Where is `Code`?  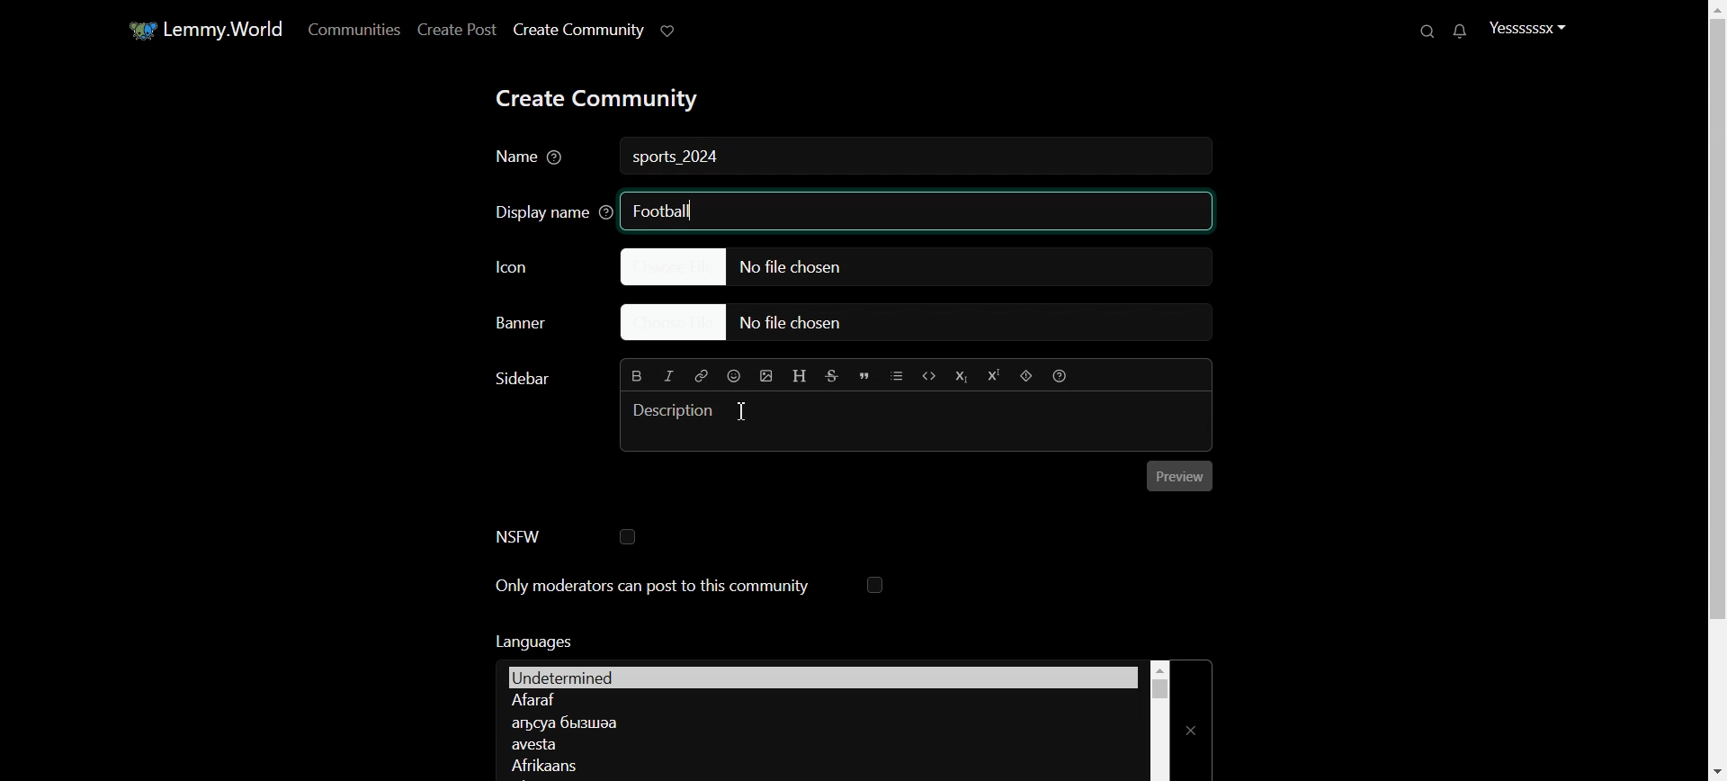 Code is located at coordinates (929, 375).